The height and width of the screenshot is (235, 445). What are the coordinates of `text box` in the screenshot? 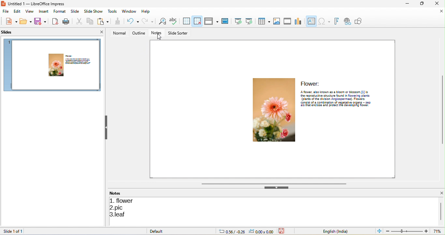 It's located at (311, 21).